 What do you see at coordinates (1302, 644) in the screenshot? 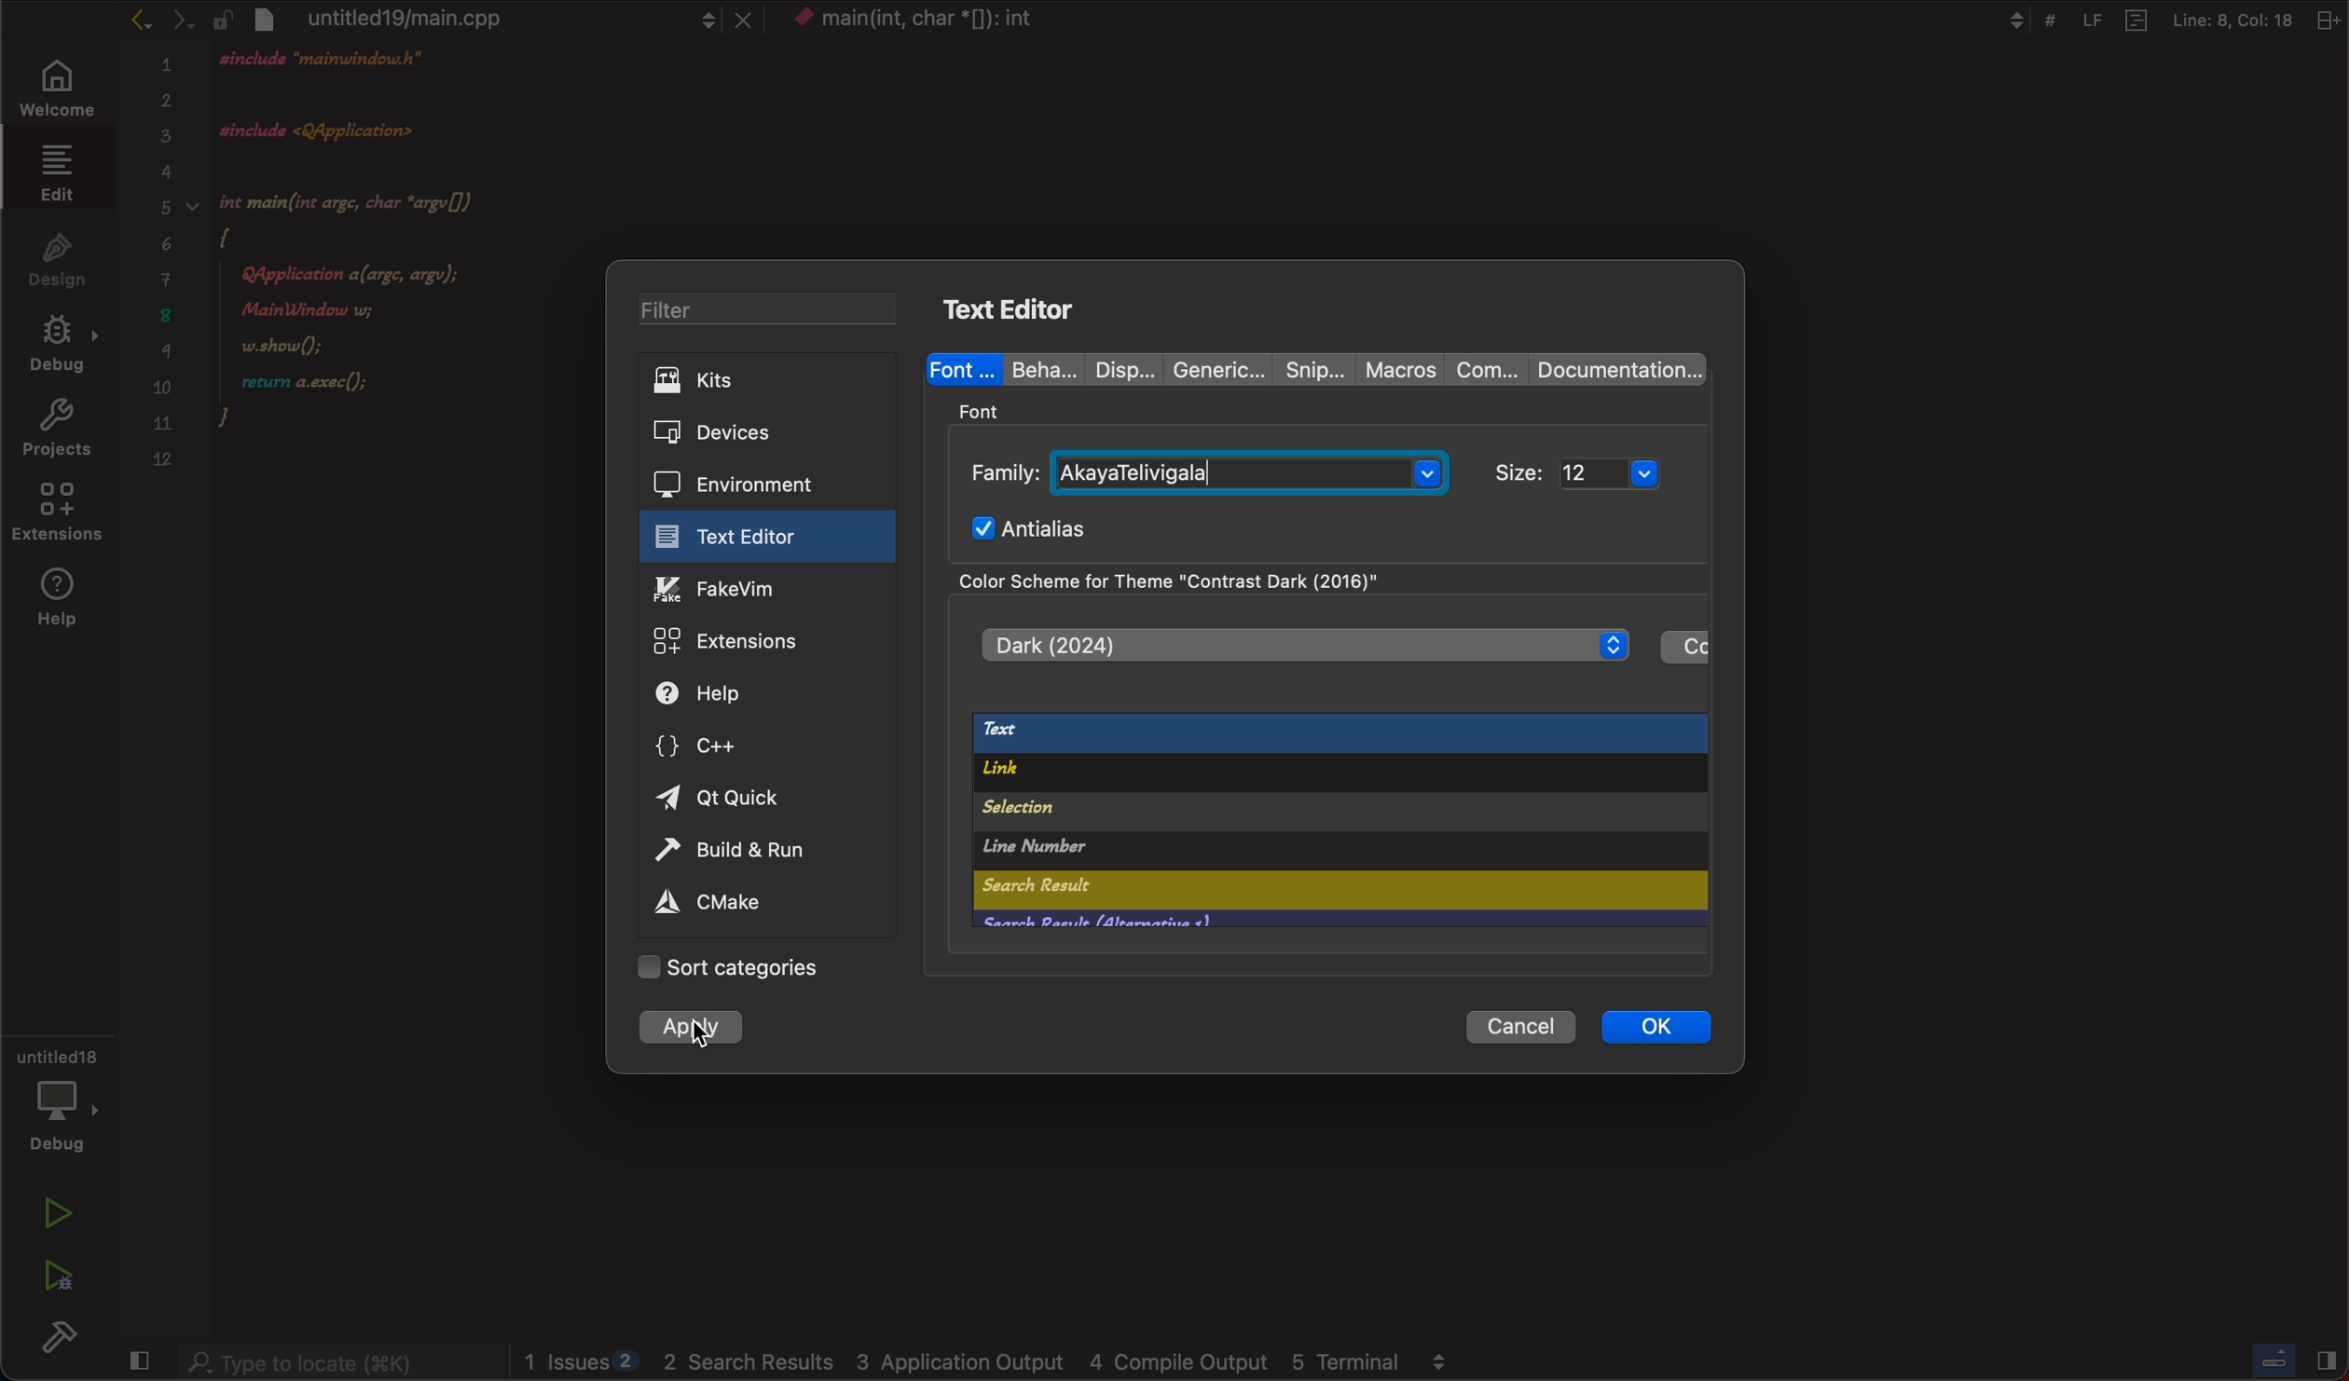
I see `dark 2024` at bounding box center [1302, 644].